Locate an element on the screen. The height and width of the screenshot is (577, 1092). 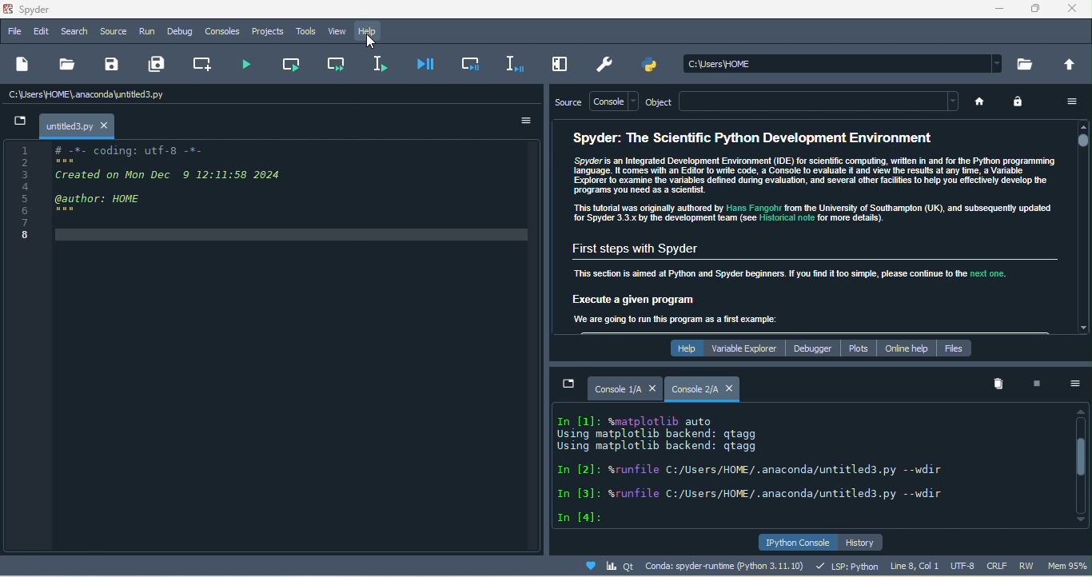
Console 1/A is located at coordinates (618, 389).